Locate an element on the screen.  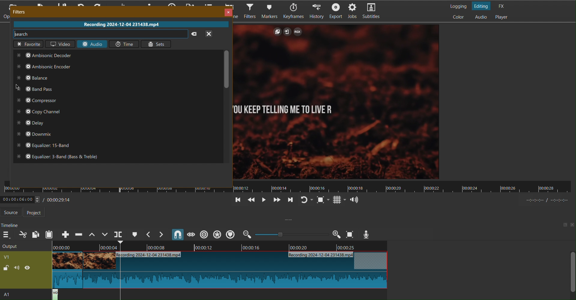
Lift is located at coordinates (91, 234).